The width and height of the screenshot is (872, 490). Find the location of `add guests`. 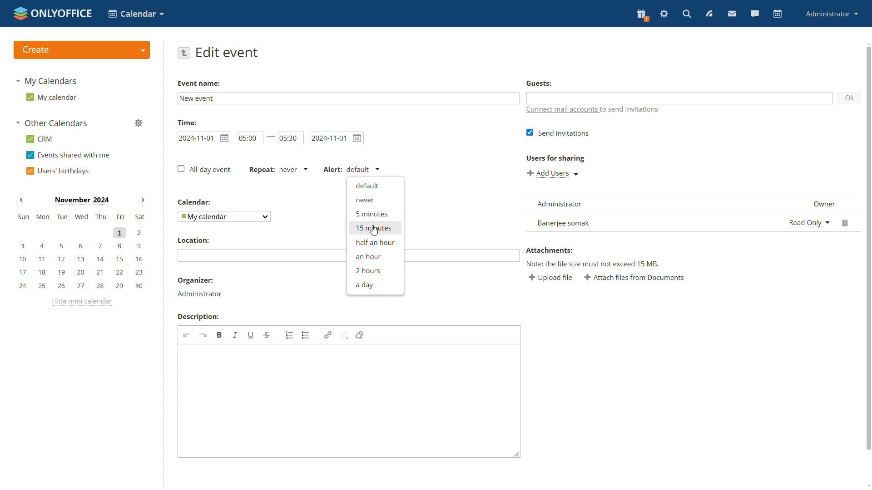

add guests is located at coordinates (680, 98).